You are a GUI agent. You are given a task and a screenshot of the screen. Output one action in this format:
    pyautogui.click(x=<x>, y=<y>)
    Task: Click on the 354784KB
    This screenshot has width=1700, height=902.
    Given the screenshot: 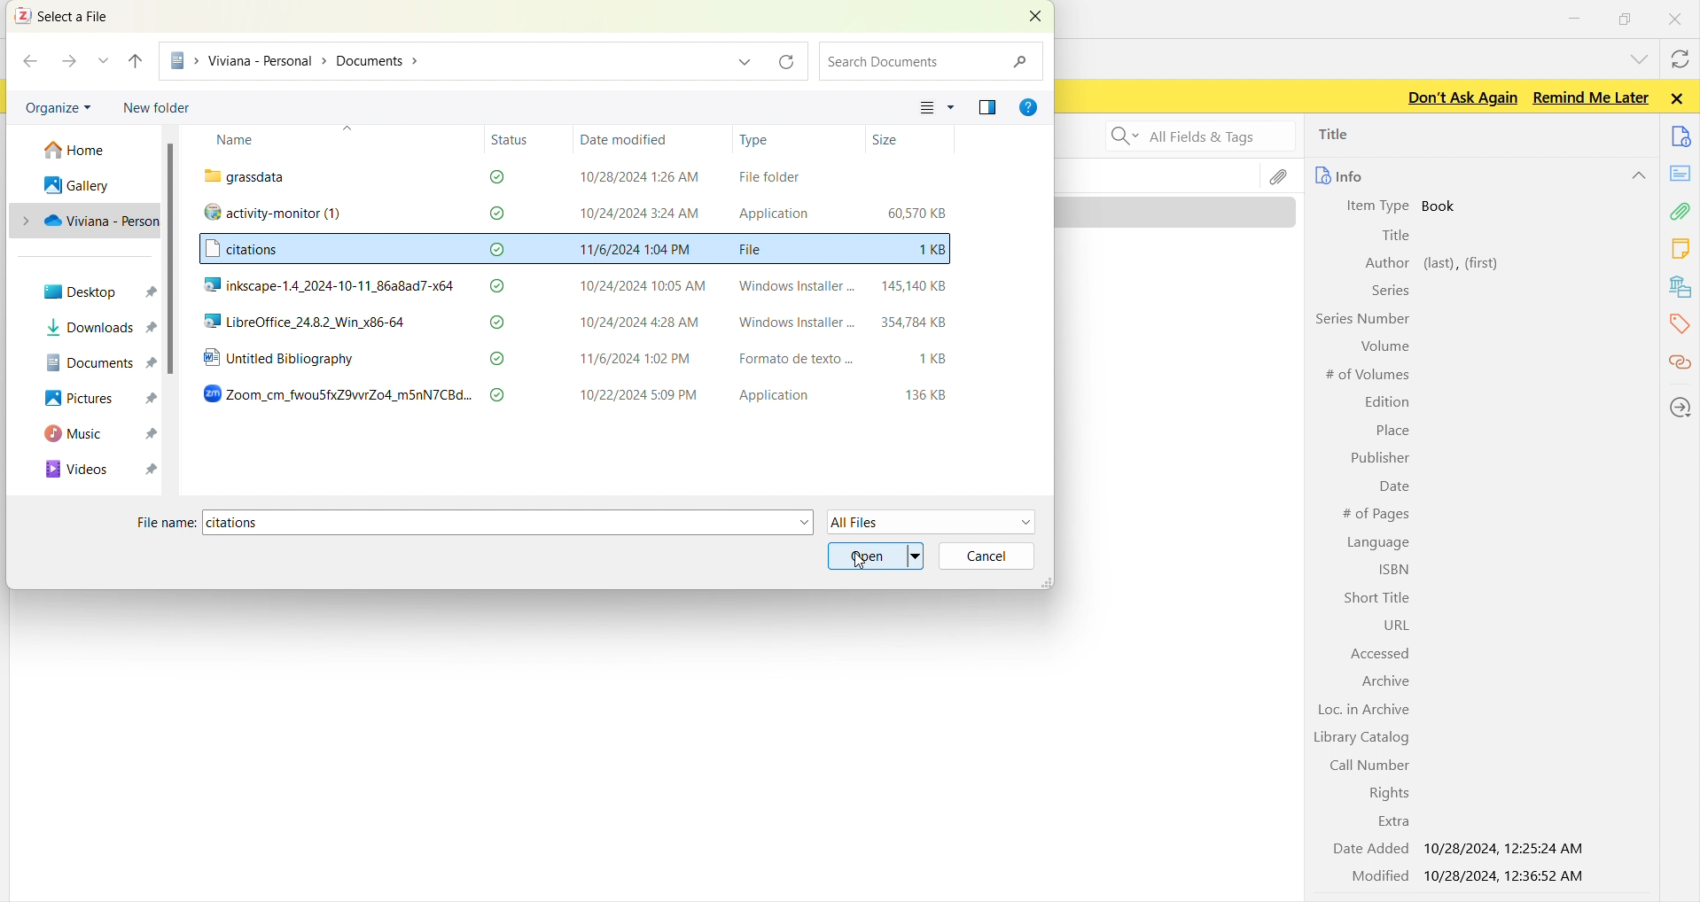 What is the action you would take?
    pyautogui.click(x=918, y=323)
    